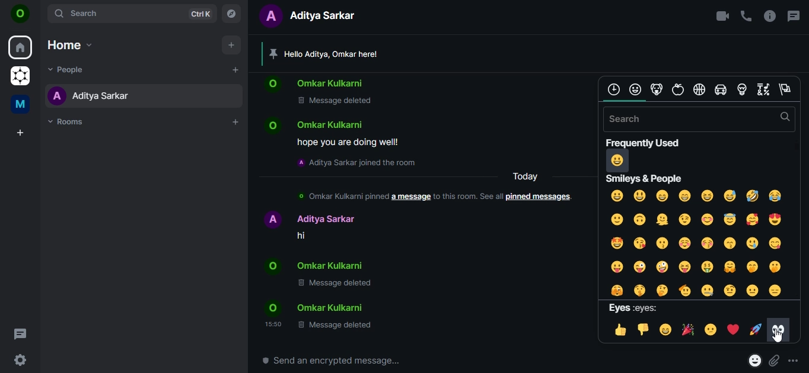  Describe the element at coordinates (795, 361) in the screenshot. I see `more options` at that location.